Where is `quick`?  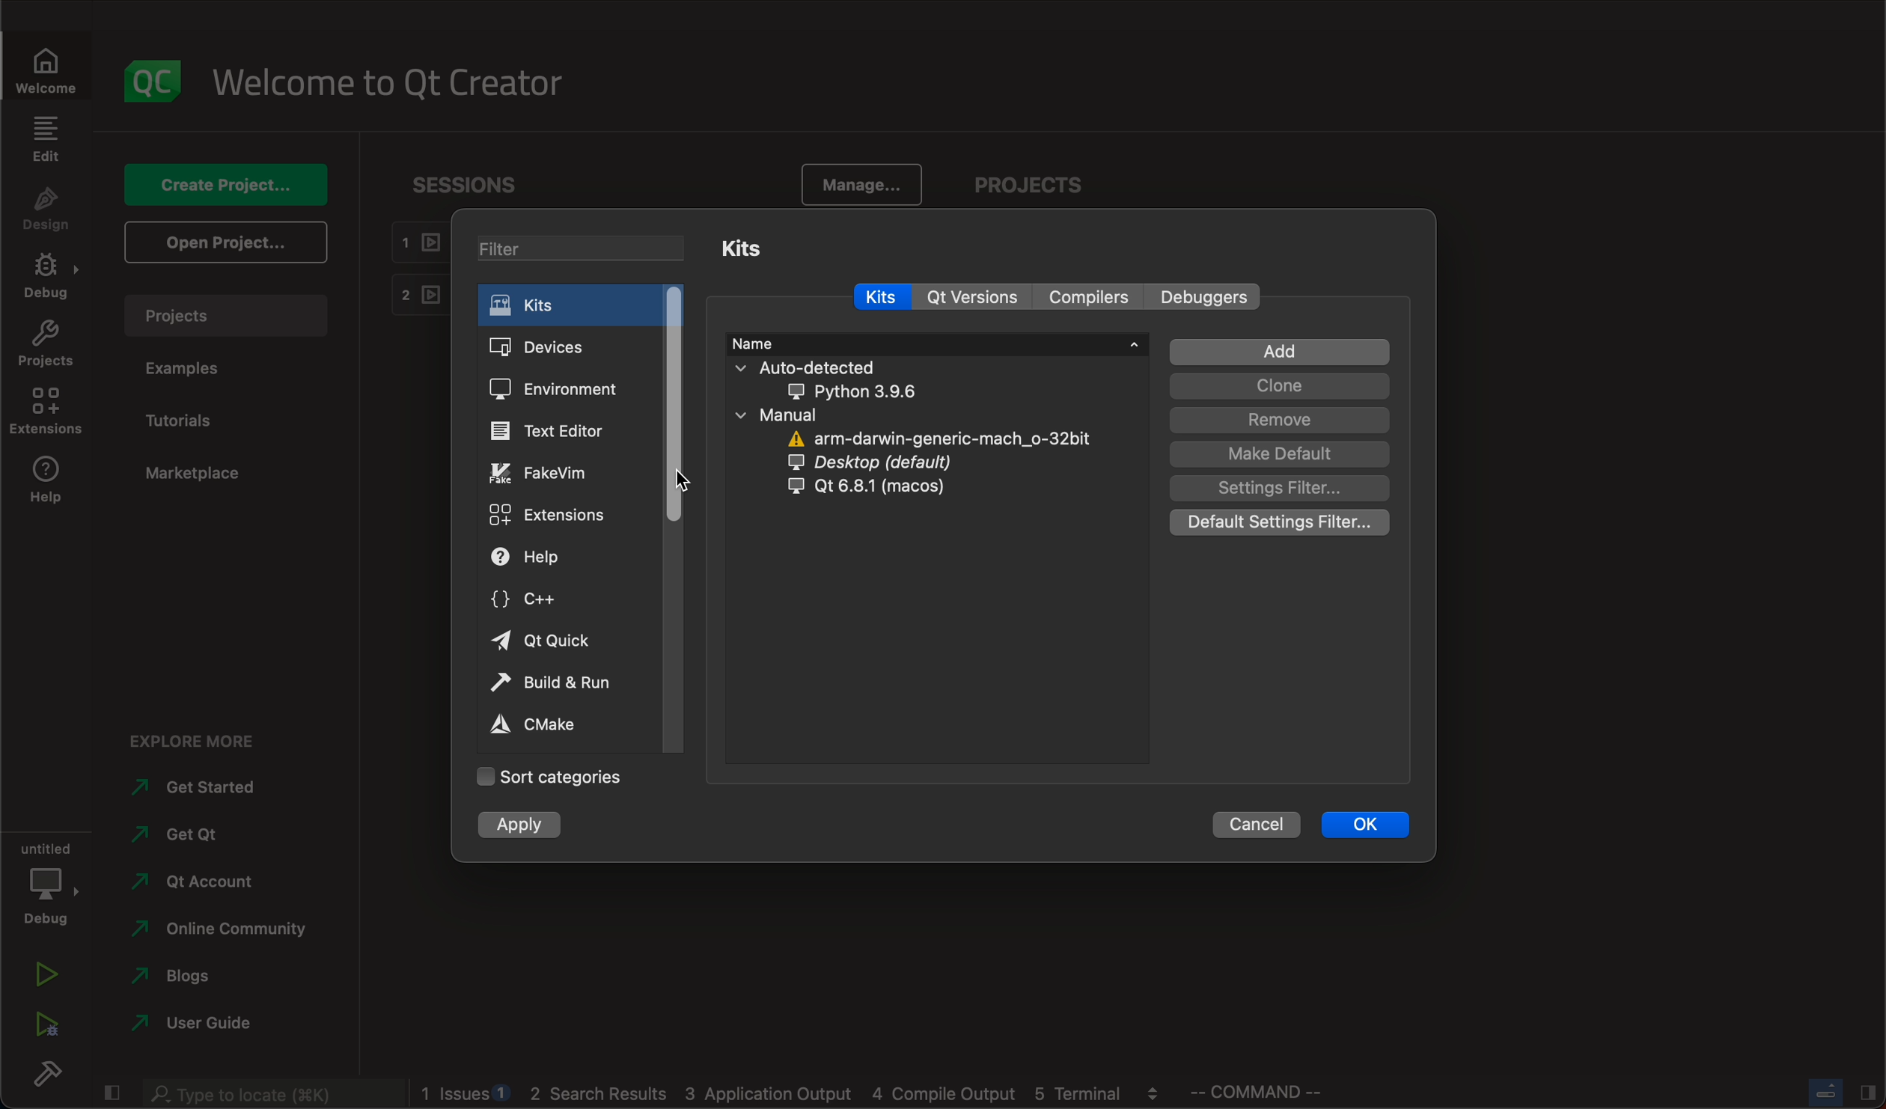 quick is located at coordinates (549, 641).